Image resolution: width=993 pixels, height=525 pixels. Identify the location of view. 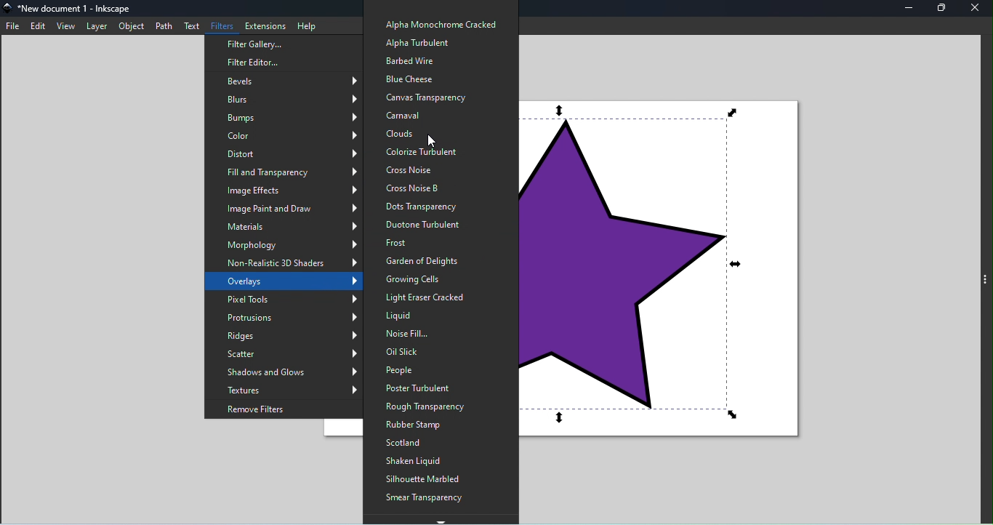
(65, 26).